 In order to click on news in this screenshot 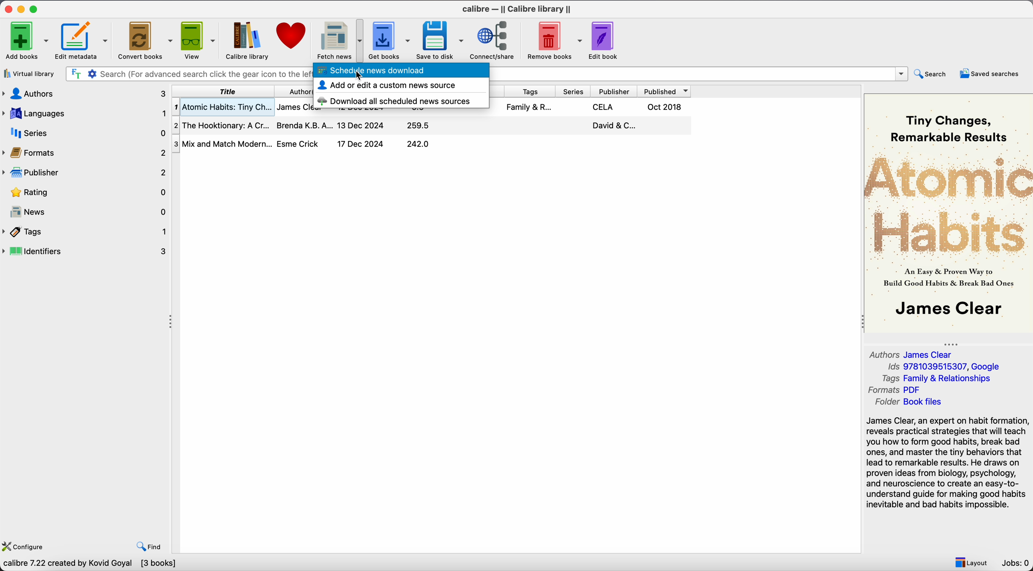, I will do `click(85, 210)`.